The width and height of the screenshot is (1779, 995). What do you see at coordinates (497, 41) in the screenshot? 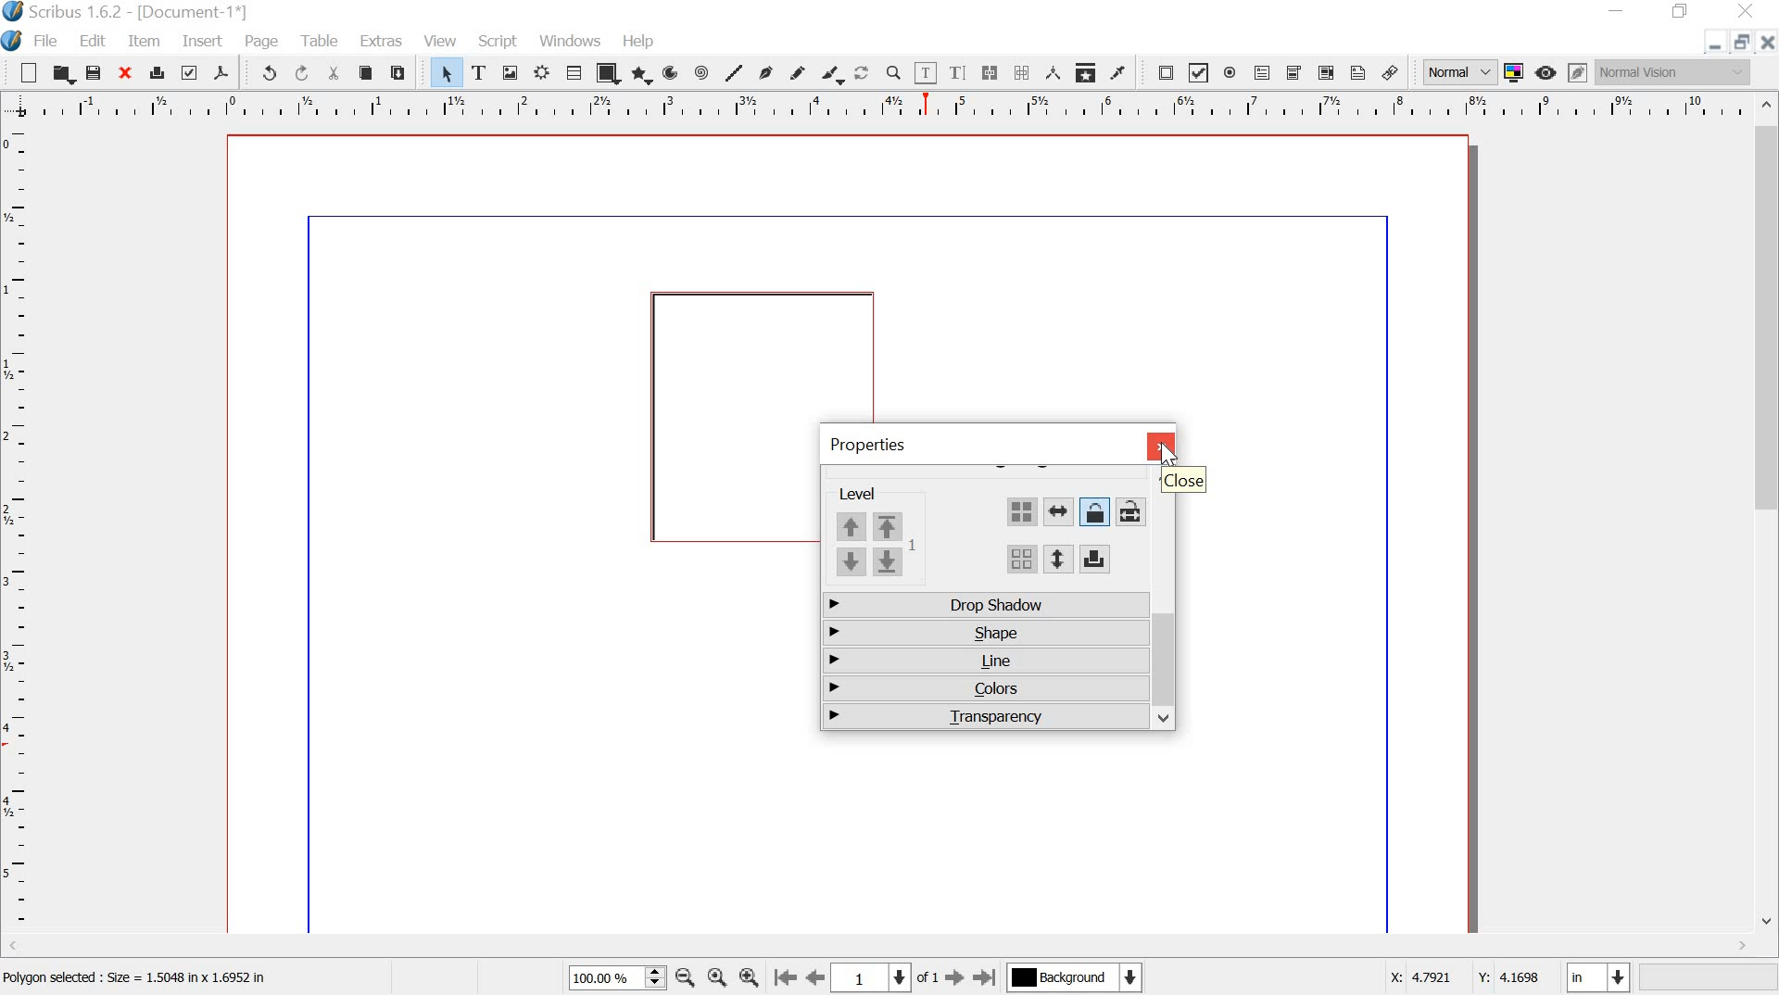
I see `script` at bounding box center [497, 41].